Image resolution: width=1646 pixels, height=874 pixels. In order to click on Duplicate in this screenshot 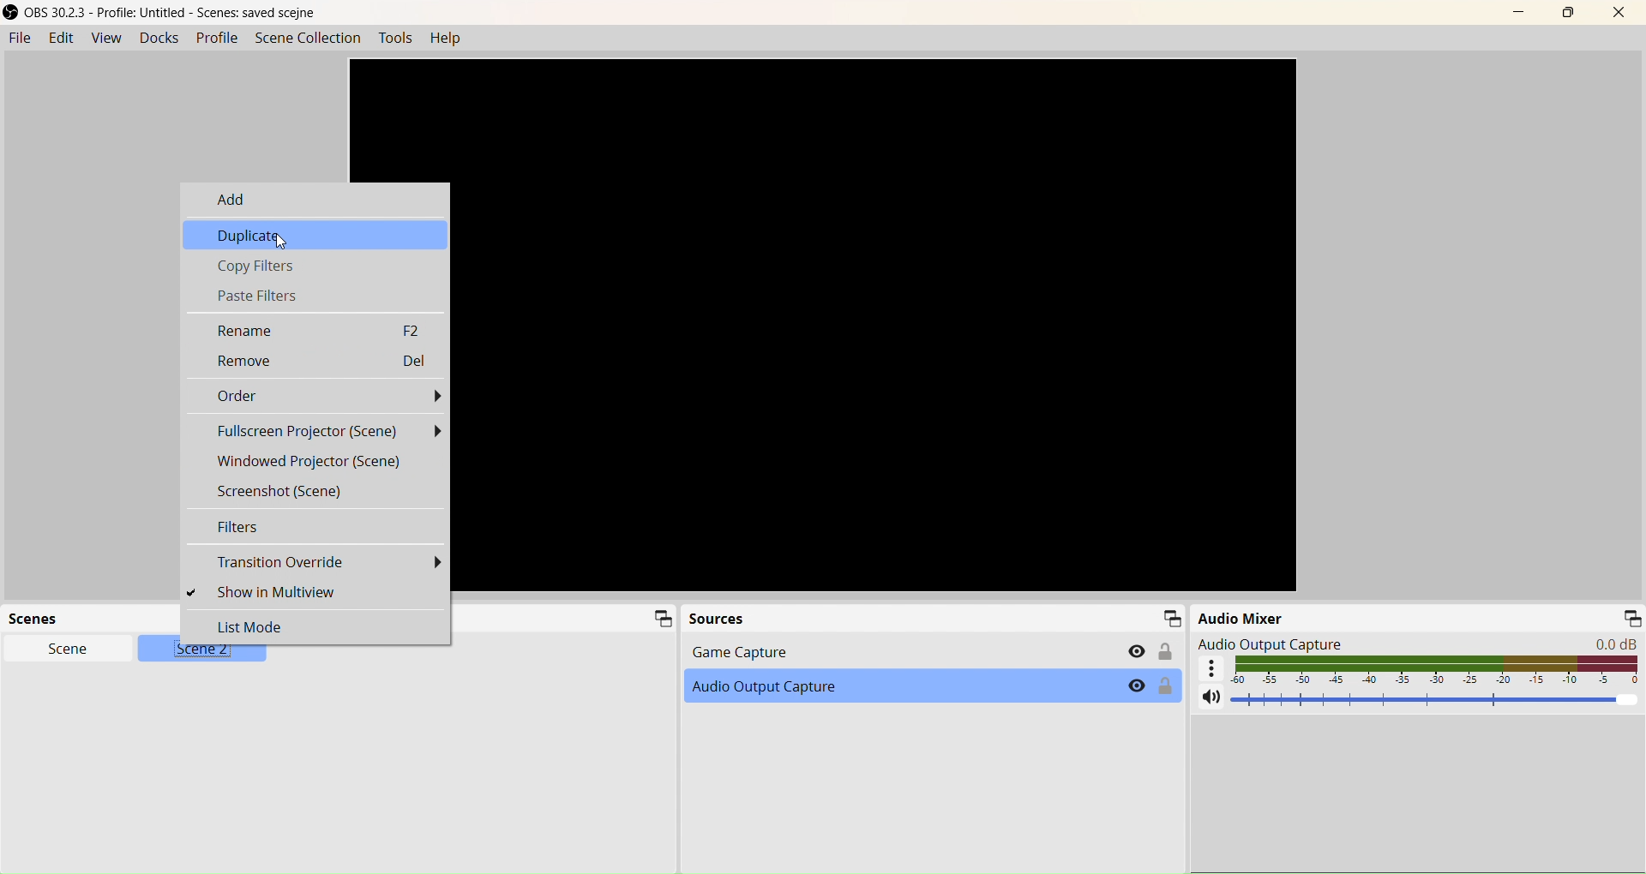, I will do `click(313, 236)`.